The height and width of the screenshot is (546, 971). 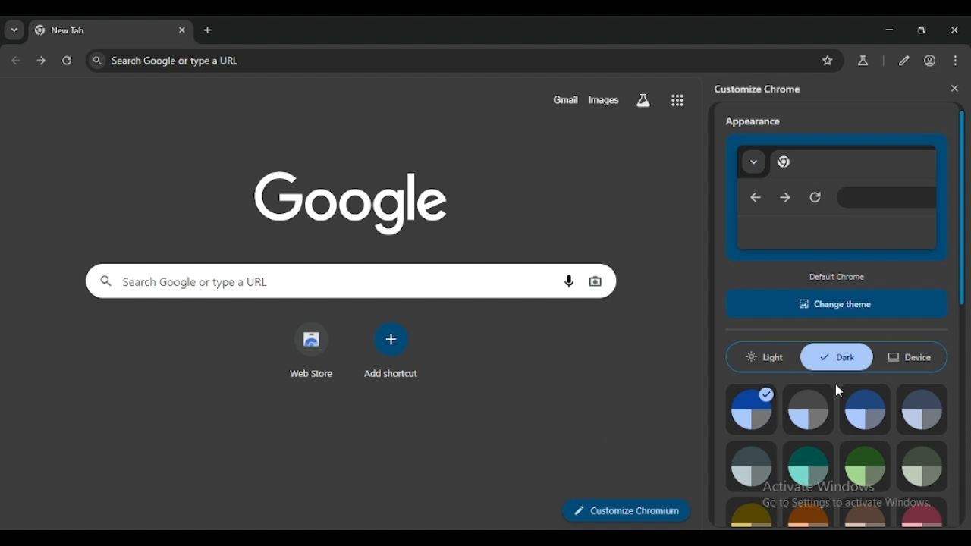 What do you see at coordinates (924, 31) in the screenshot?
I see `maximize` at bounding box center [924, 31].